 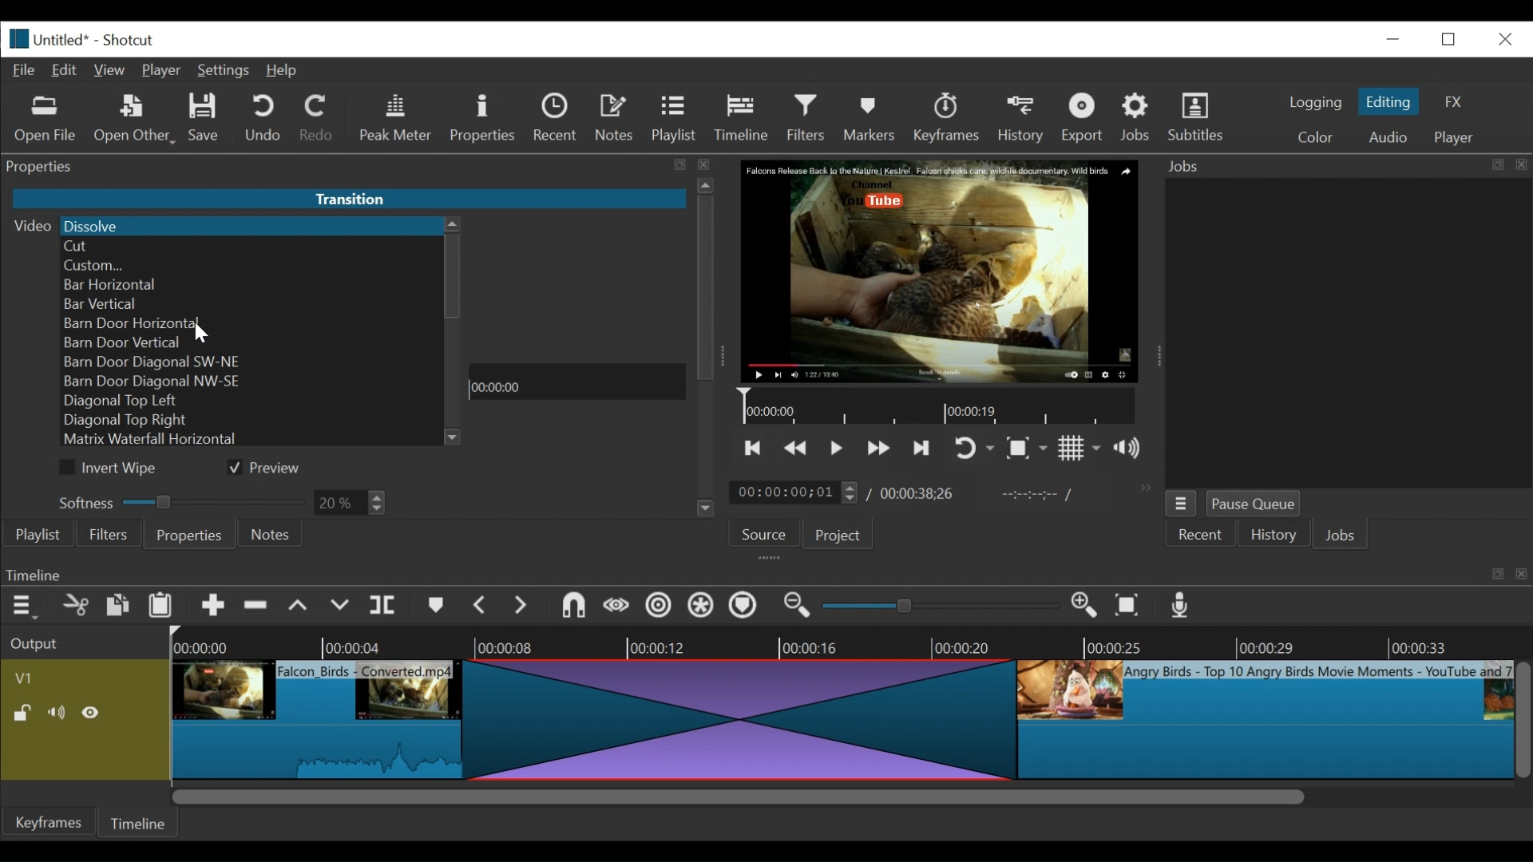 I want to click on (un)lock track, so click(x=22, y=713).